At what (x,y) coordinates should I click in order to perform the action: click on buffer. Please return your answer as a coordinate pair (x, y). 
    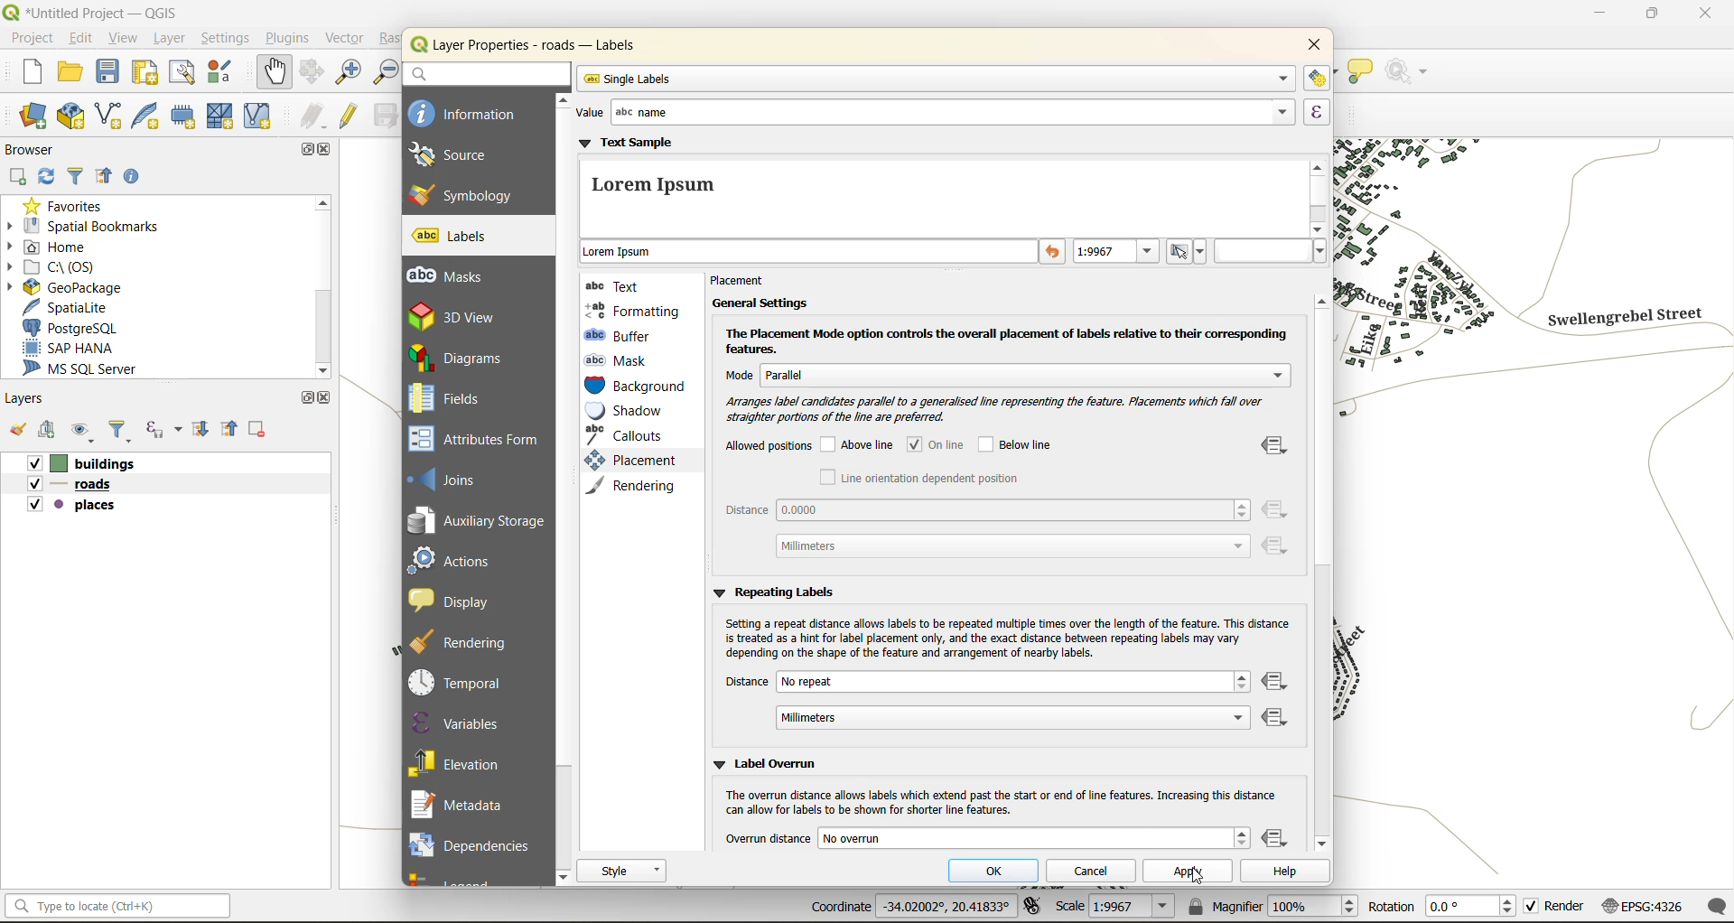
    Looking at the image, I should click on (622, 335).